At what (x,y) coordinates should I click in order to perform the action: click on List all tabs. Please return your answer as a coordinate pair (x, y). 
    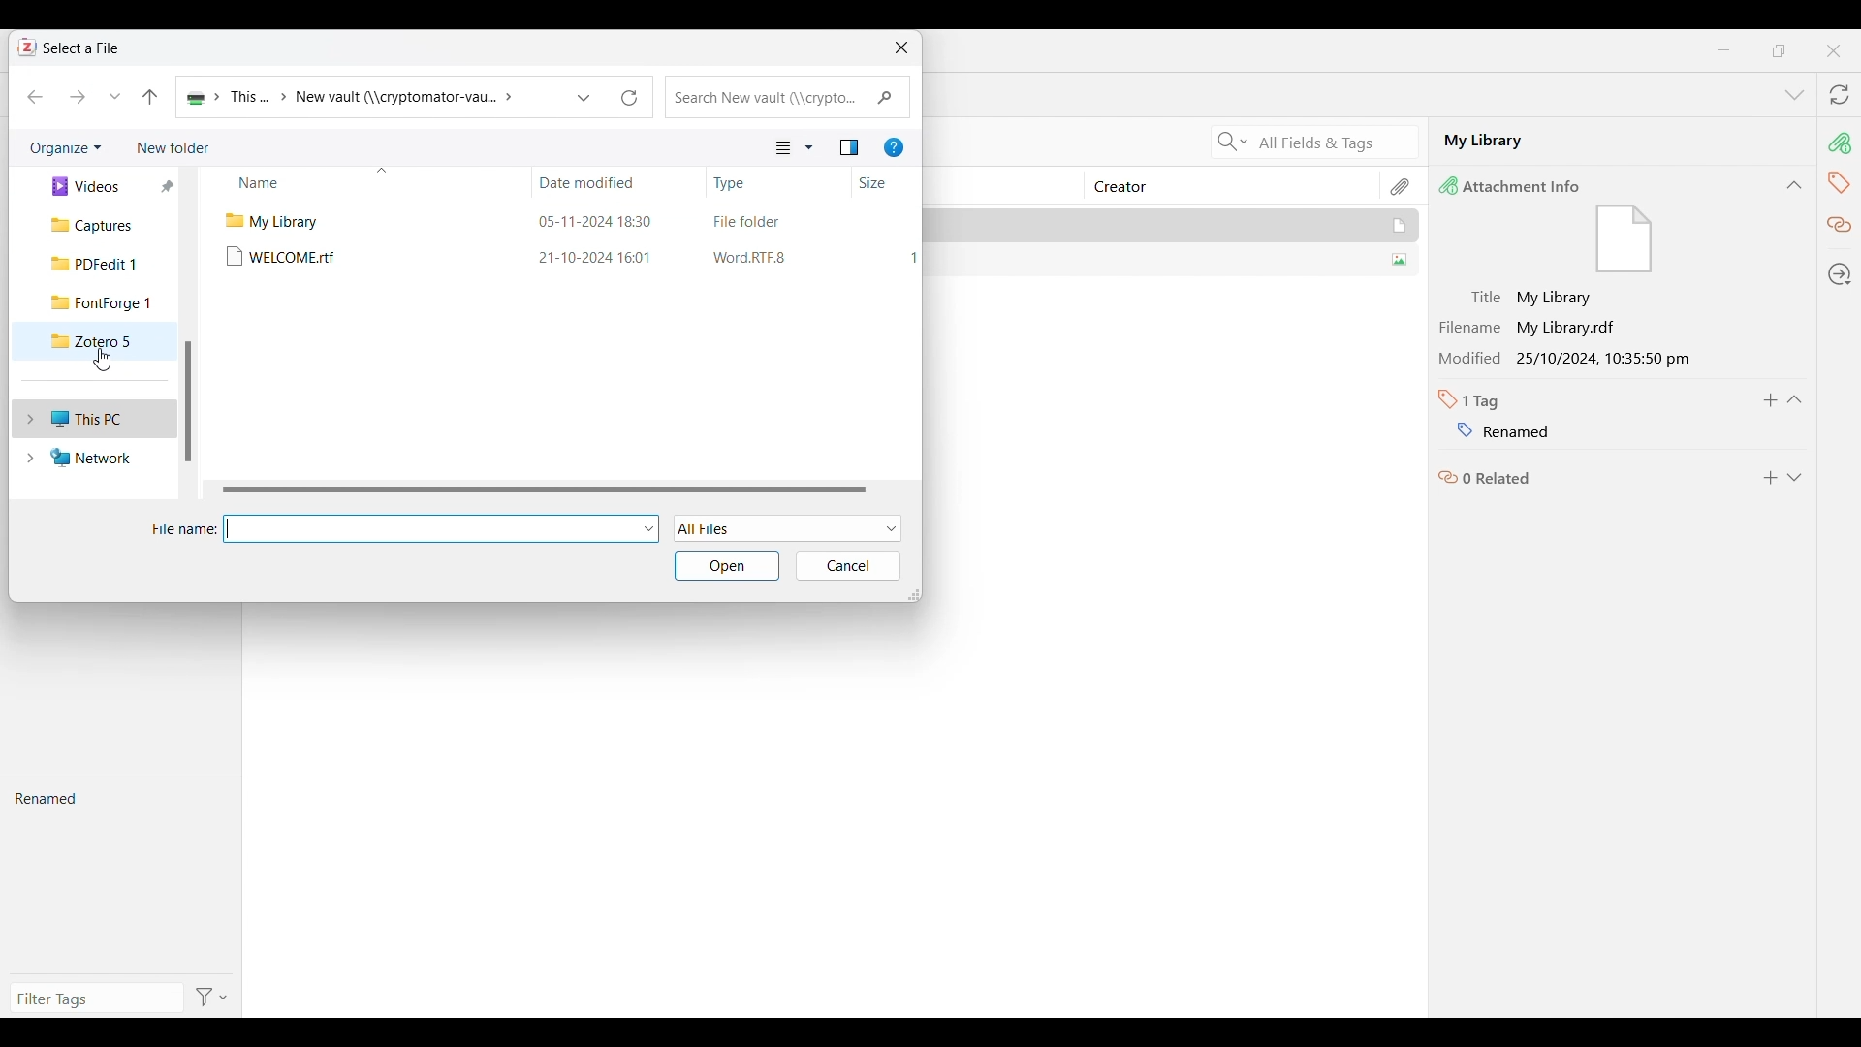
    Looking at the image, I should click on (1795, 94).